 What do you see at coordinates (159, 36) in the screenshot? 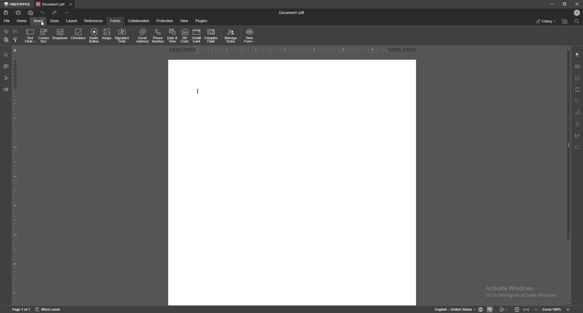
I see `phone number` at bounding box center [159, 36].